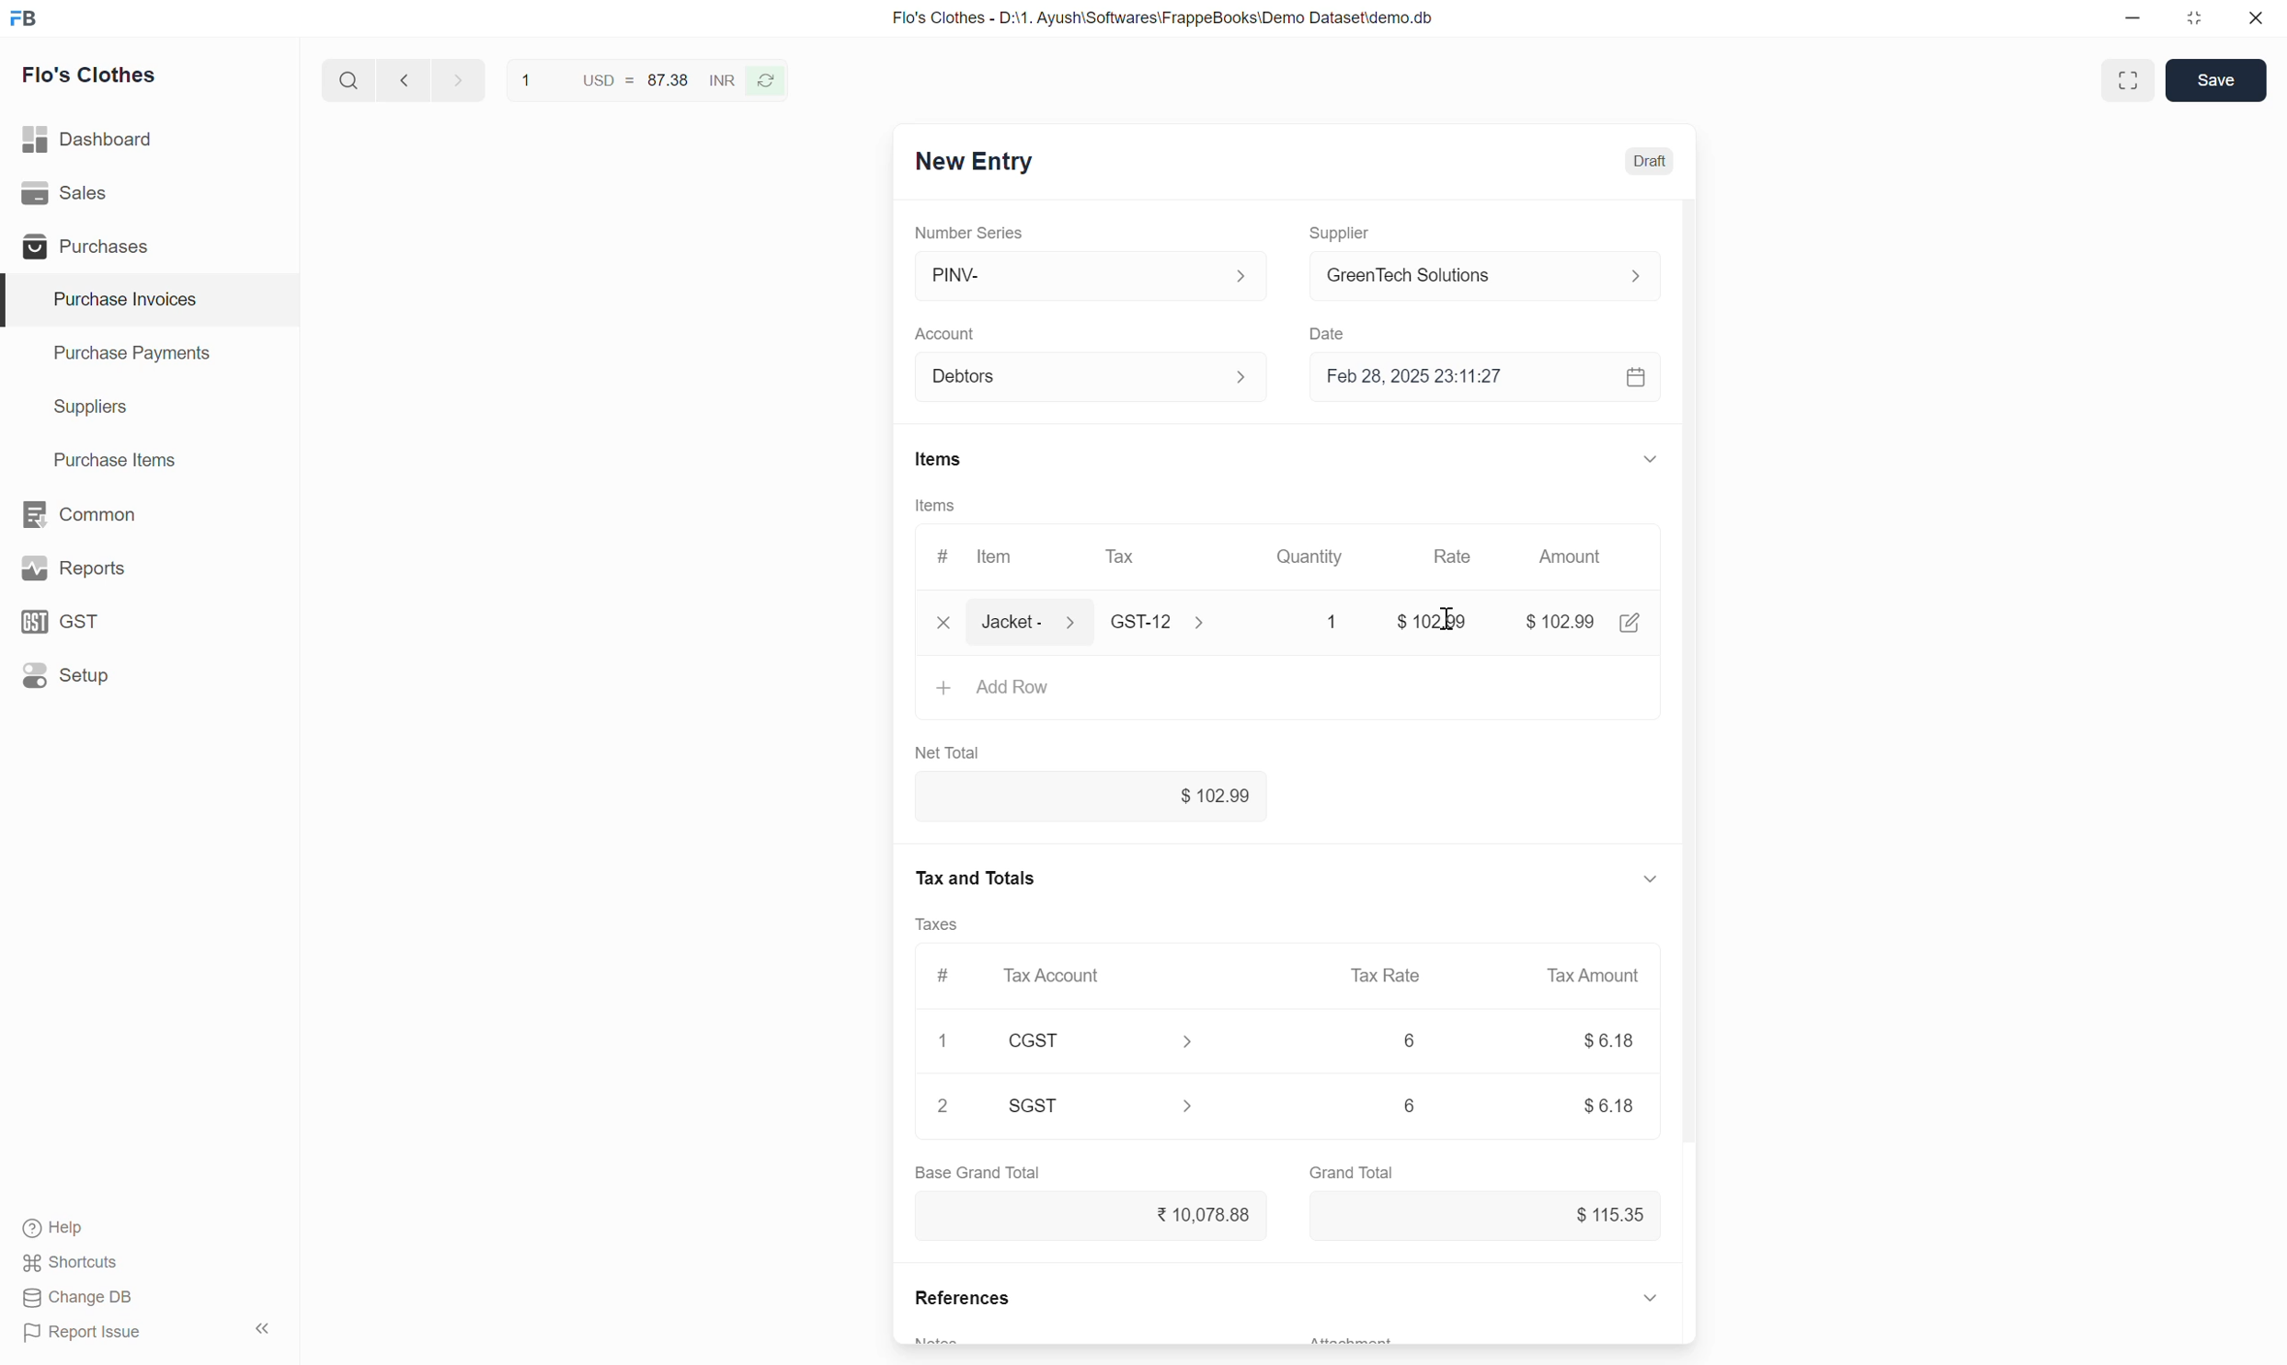  Describe the element at coordinates (980, 556) in the screenshot. I see `# Item` at that location.